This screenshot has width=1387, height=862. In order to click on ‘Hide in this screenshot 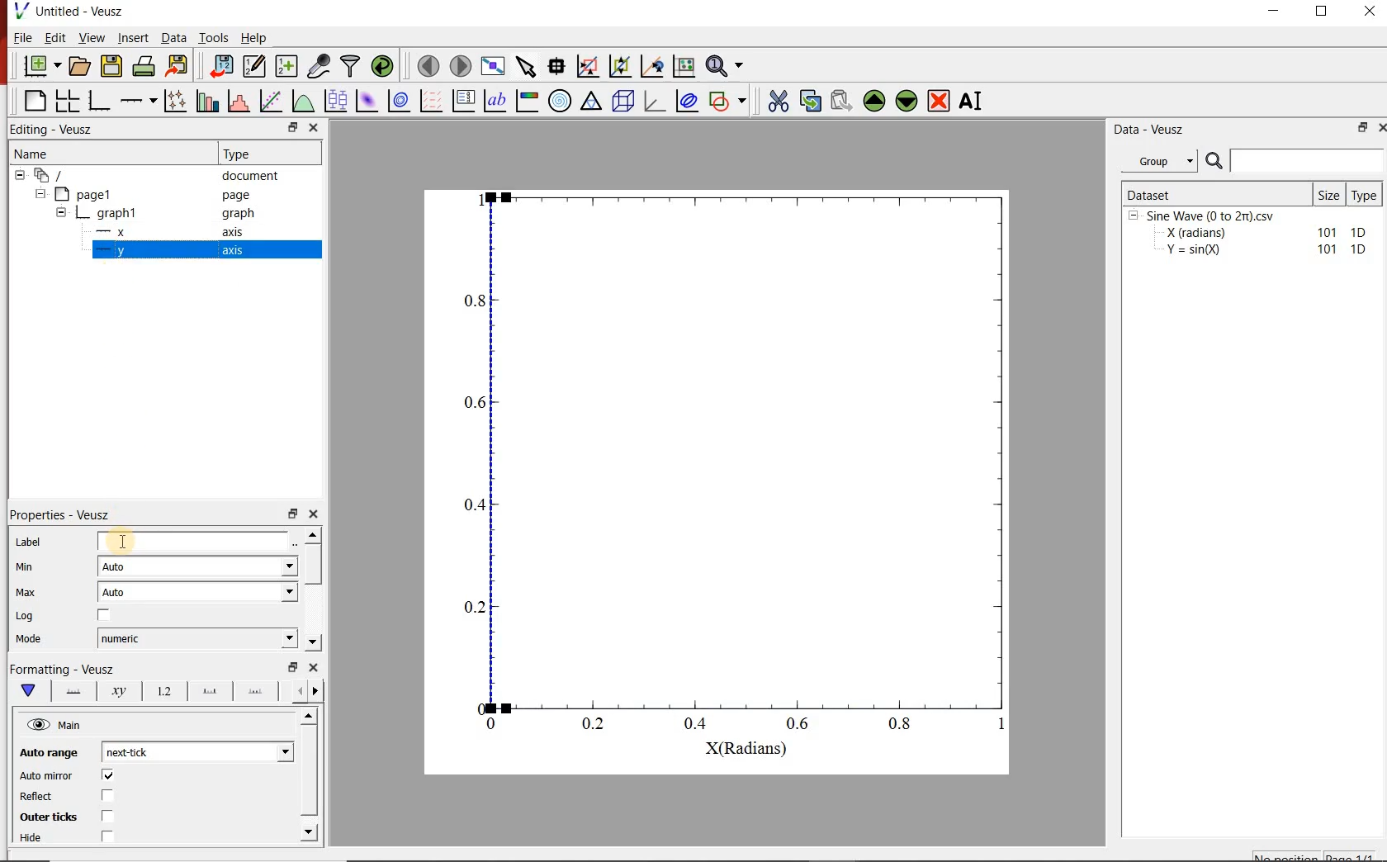, I will do `click(32, 839)`.